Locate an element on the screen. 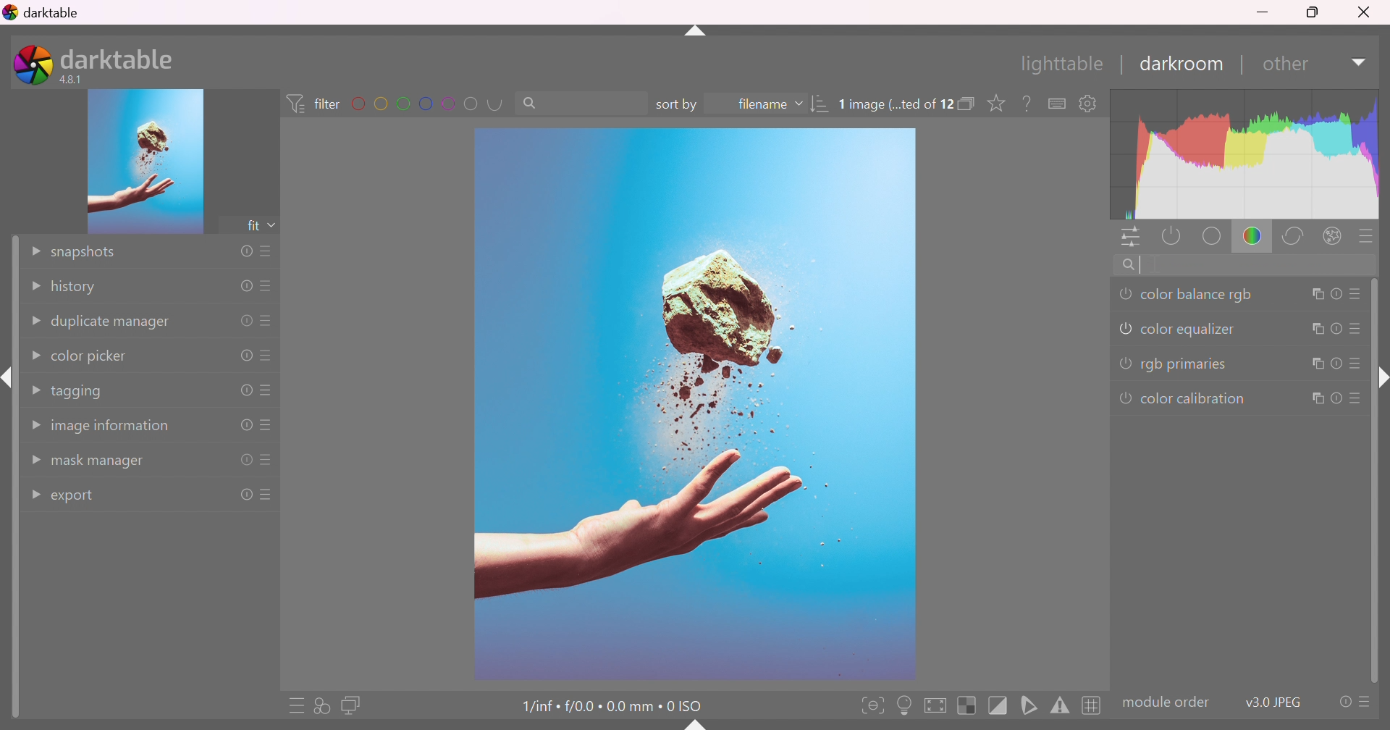  darkroom is located at coordinates (1187, 65).